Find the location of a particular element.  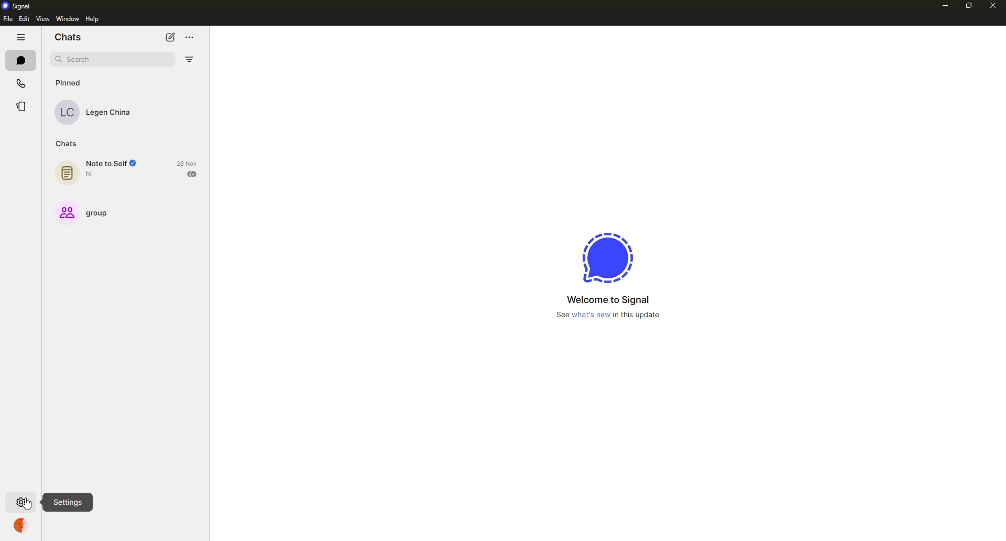

view is located at coordinates (42, 20).